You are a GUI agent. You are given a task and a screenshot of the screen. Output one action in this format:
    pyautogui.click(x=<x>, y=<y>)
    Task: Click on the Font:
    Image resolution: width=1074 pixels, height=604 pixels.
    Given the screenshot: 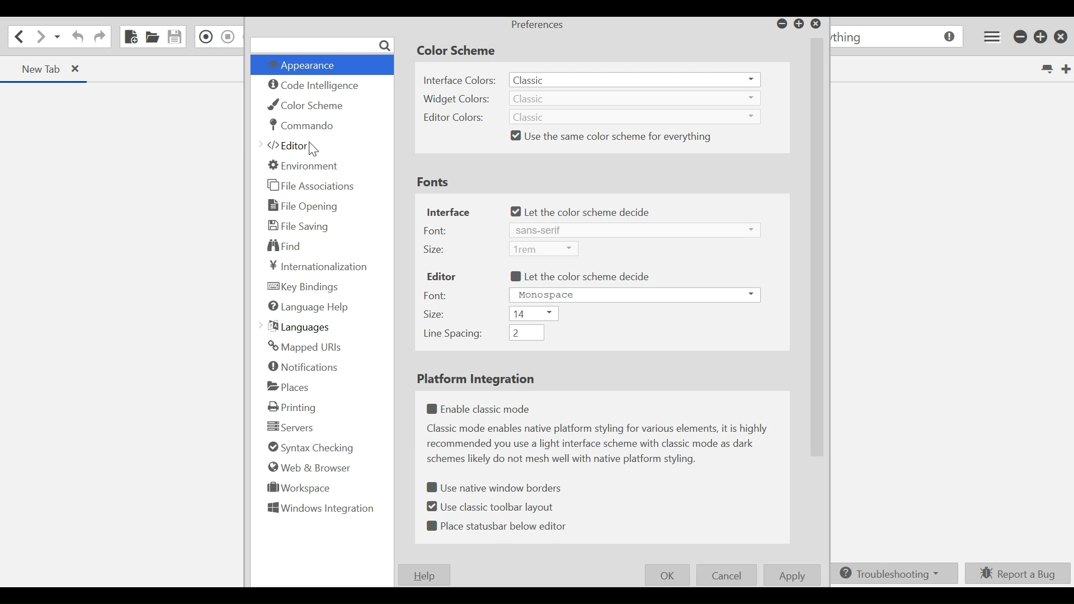 What is the action you would take?
    pyautogui.click(x=441, y=295)
    